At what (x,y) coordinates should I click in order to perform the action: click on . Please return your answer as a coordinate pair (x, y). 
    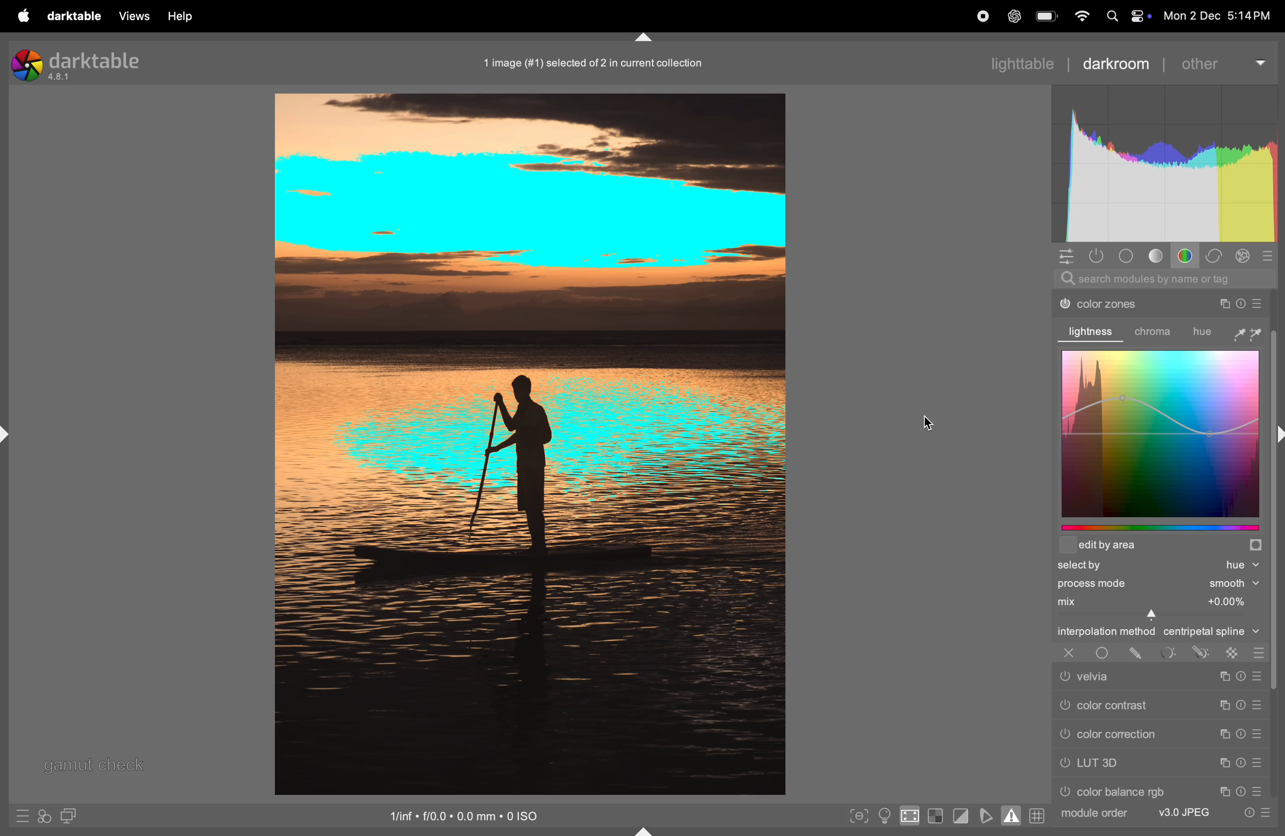
    Looking at the image, I should click on (1097, 254).